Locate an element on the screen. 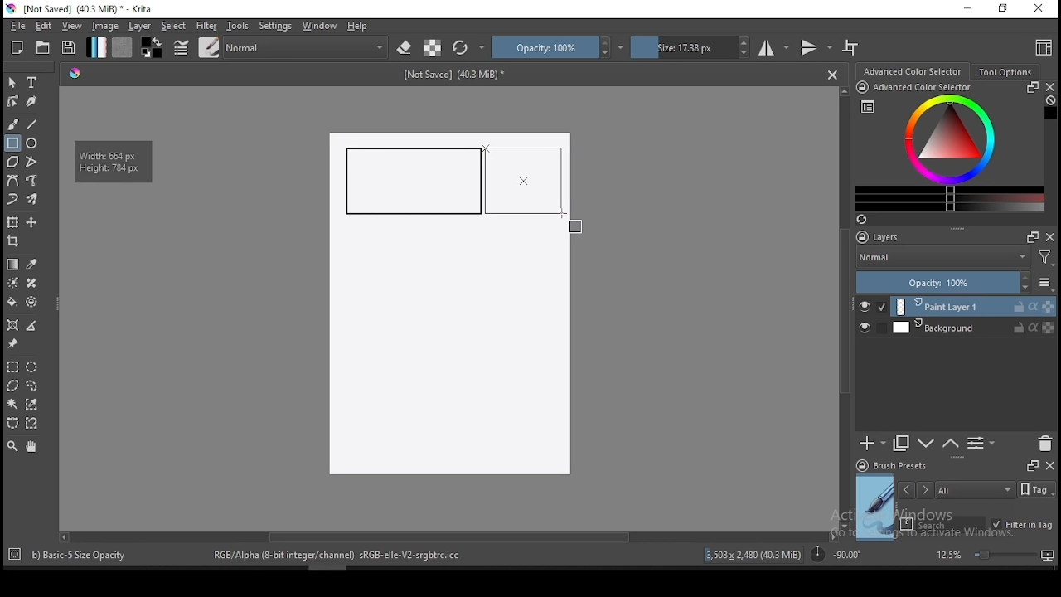  layer is located at coordinates (974, 307).